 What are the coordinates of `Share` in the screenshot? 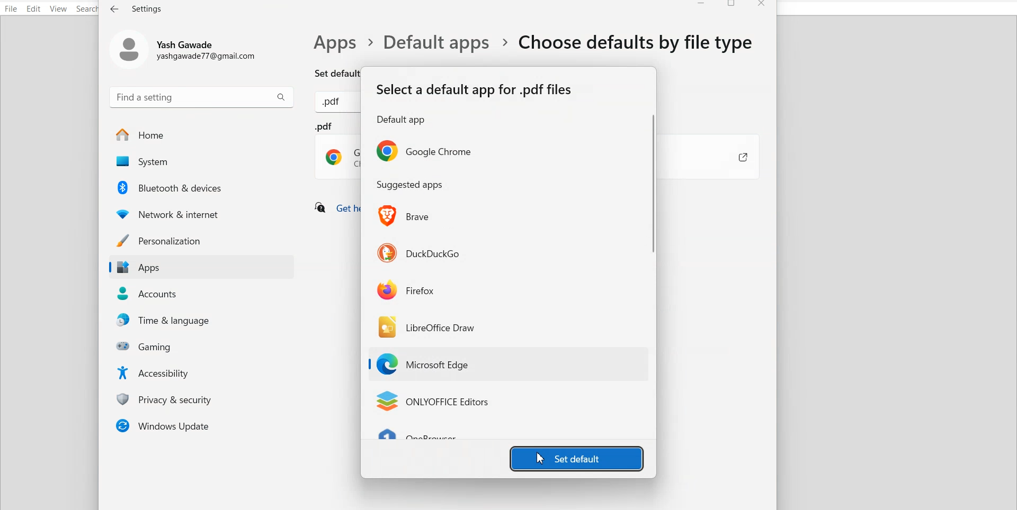 It's located at (732, 158).